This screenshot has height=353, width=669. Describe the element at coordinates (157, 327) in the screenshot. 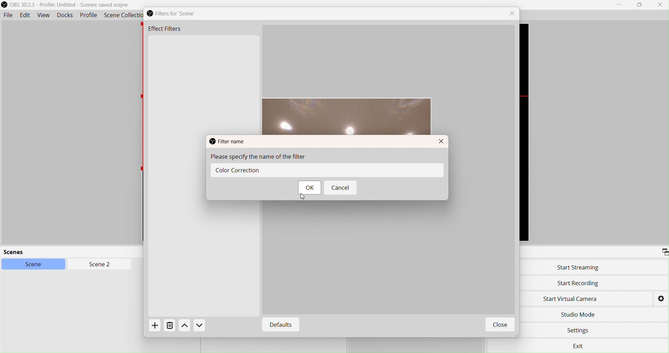

I see `Add` at that location.